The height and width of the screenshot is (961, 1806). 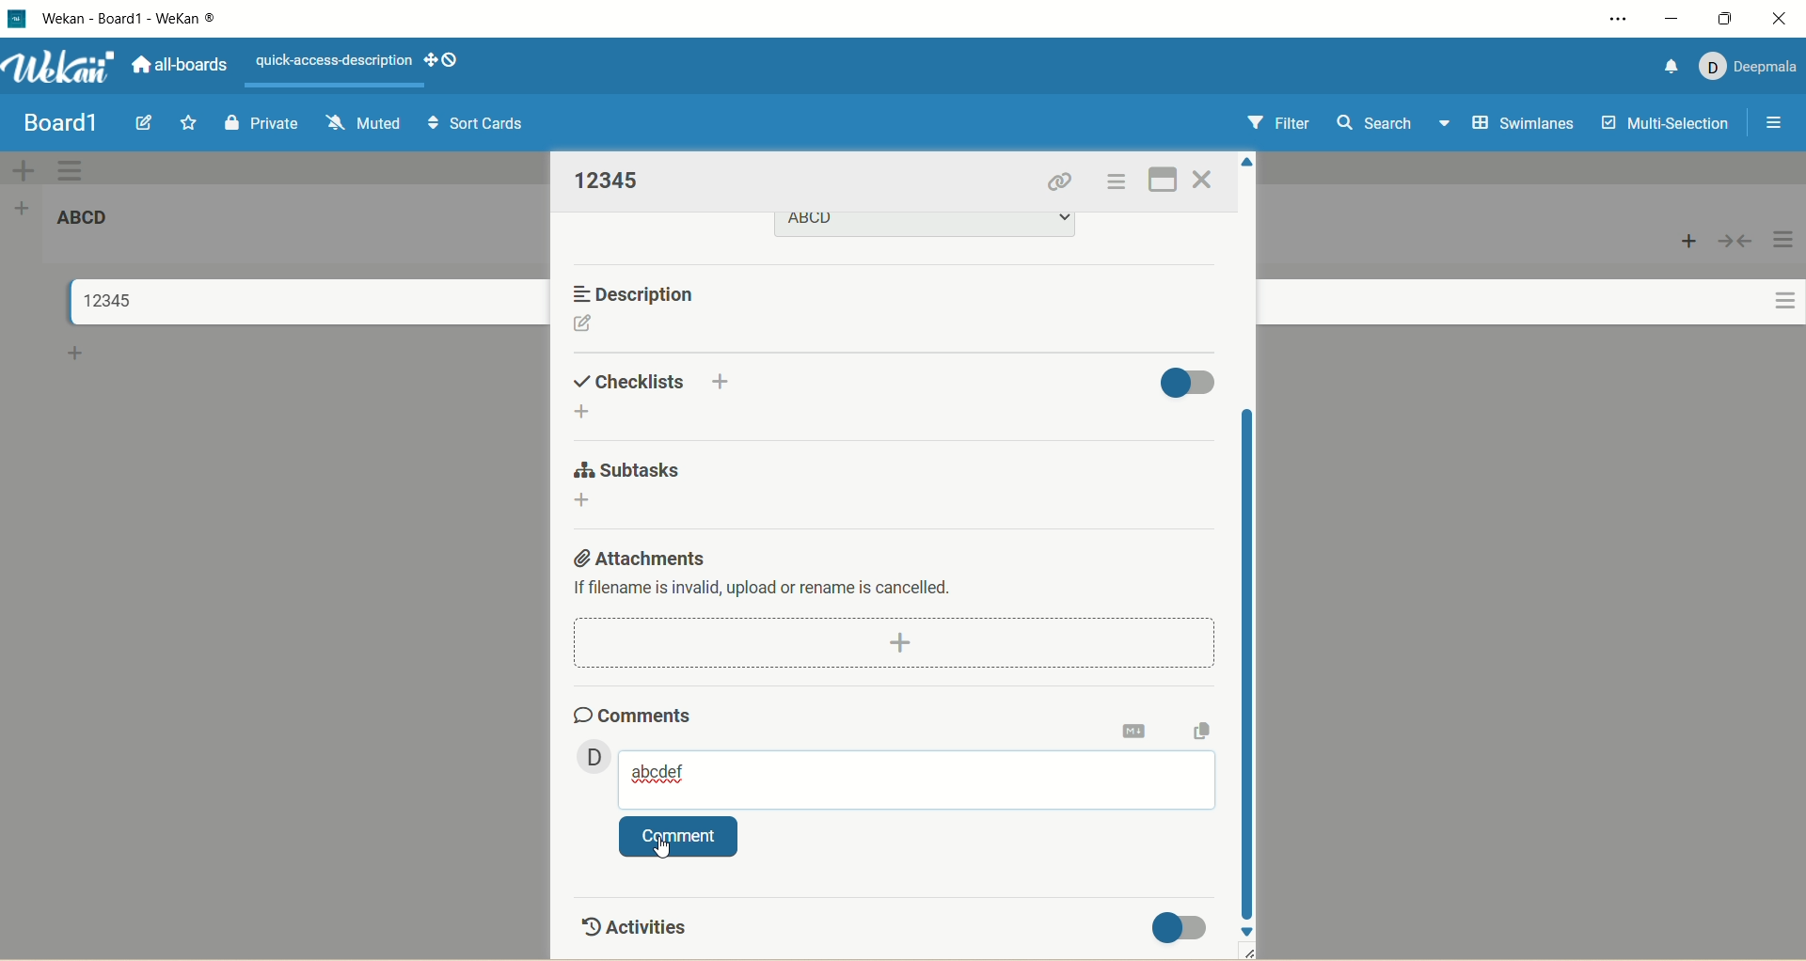 I want to click on copy card link to clipboard, so click(x=1060, y=183).